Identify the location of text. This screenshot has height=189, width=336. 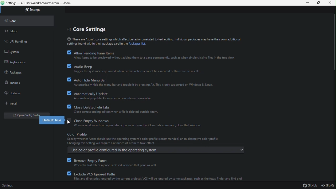
(153, 42).